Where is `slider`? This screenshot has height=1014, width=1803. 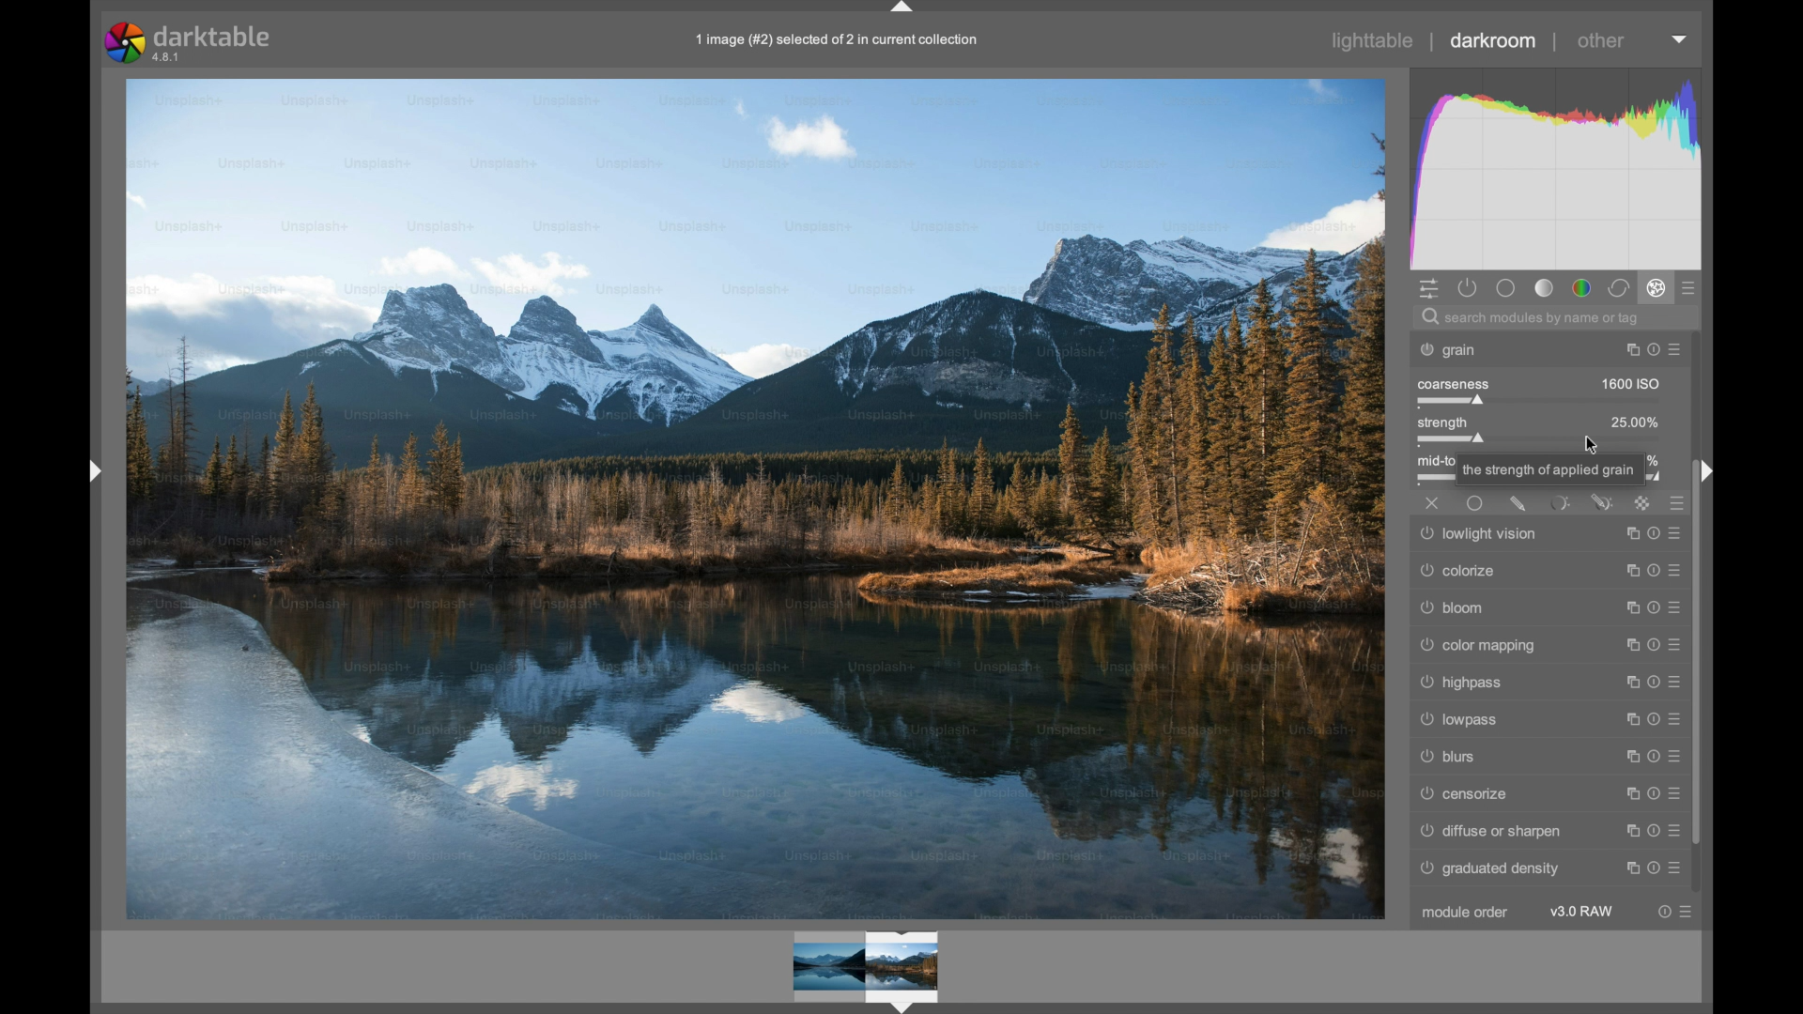
slider is located at coordinates (1450, 402).